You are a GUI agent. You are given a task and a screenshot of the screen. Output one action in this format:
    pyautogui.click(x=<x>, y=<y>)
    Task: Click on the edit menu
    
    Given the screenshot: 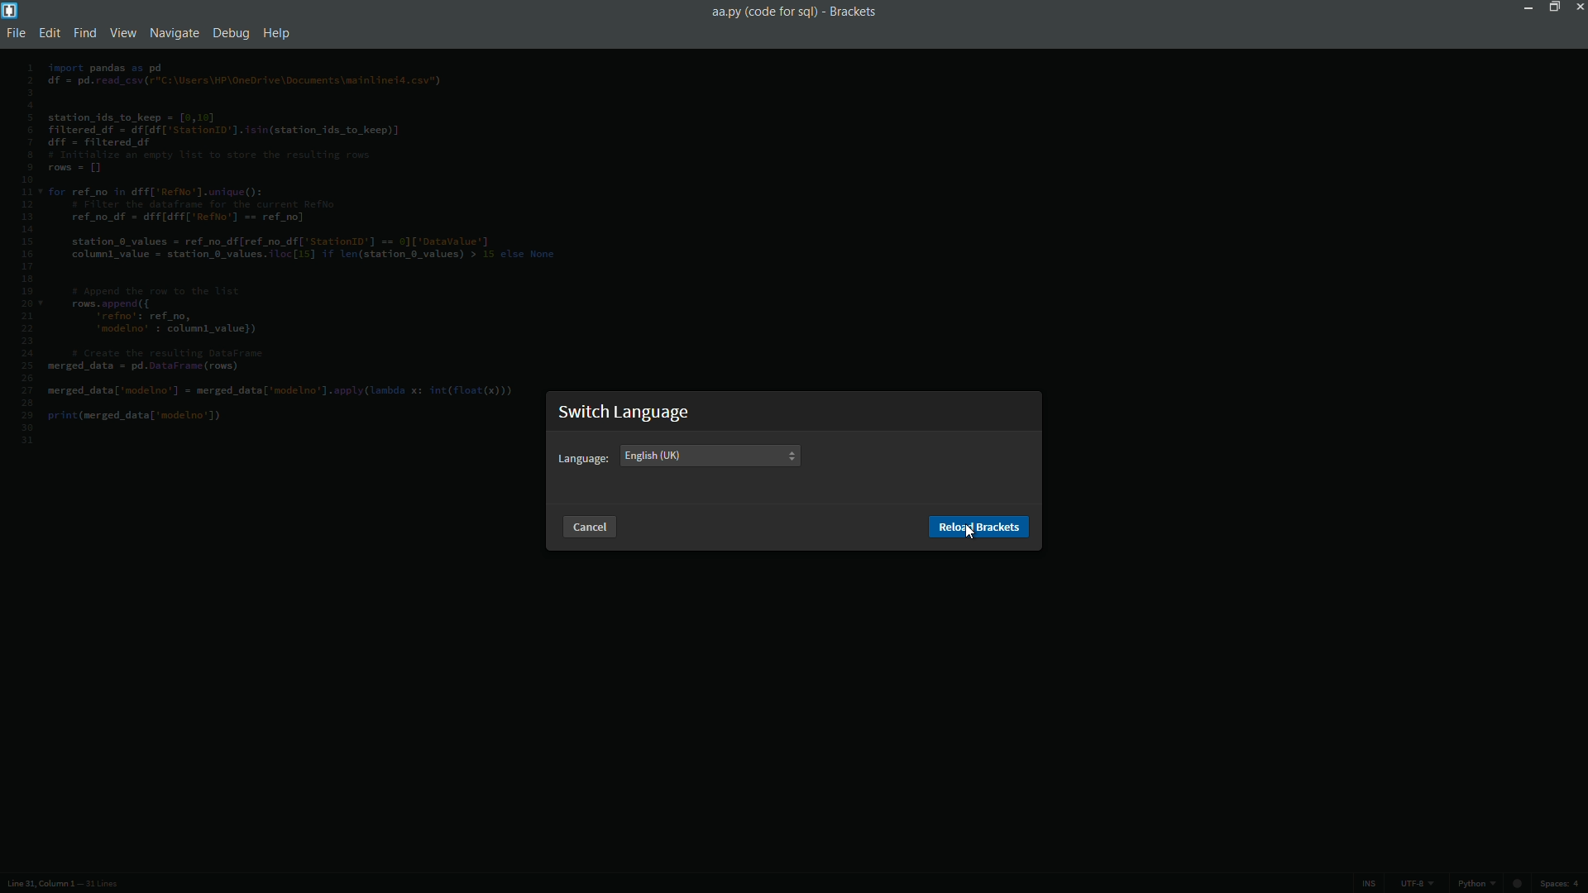 What is the action you would take?
    pyautogui.click(x=51, y=34)
    